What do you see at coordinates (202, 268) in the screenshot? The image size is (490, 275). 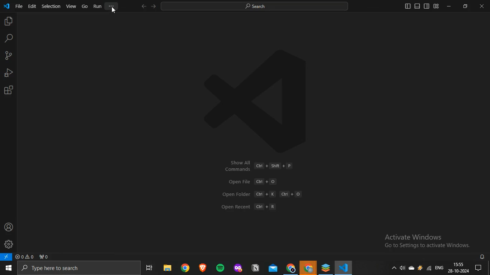 I see `brave` at bounding box center [202, 268].